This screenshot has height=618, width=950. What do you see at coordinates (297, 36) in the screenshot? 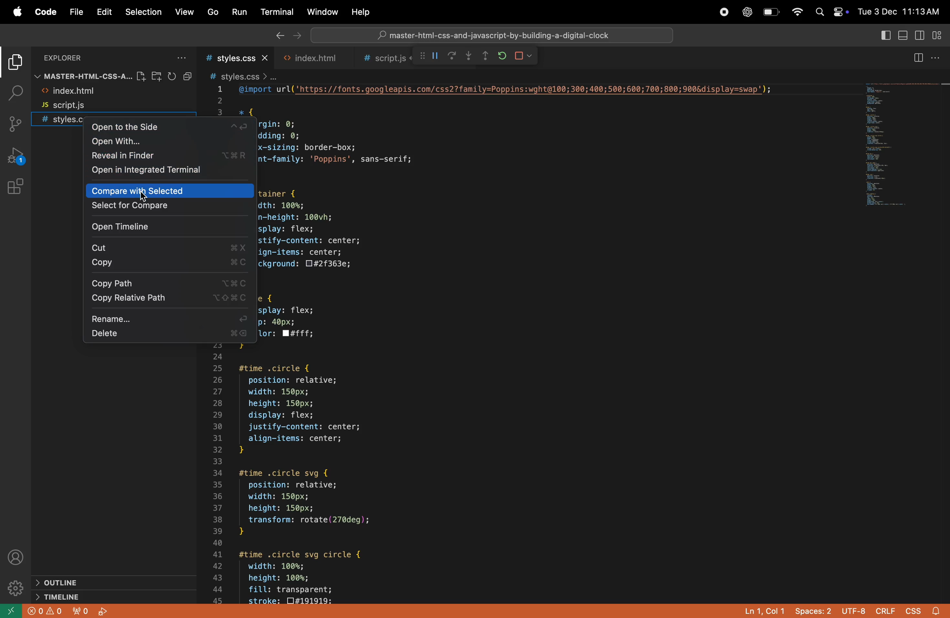
I see `next` at bounding box center [297, 36].